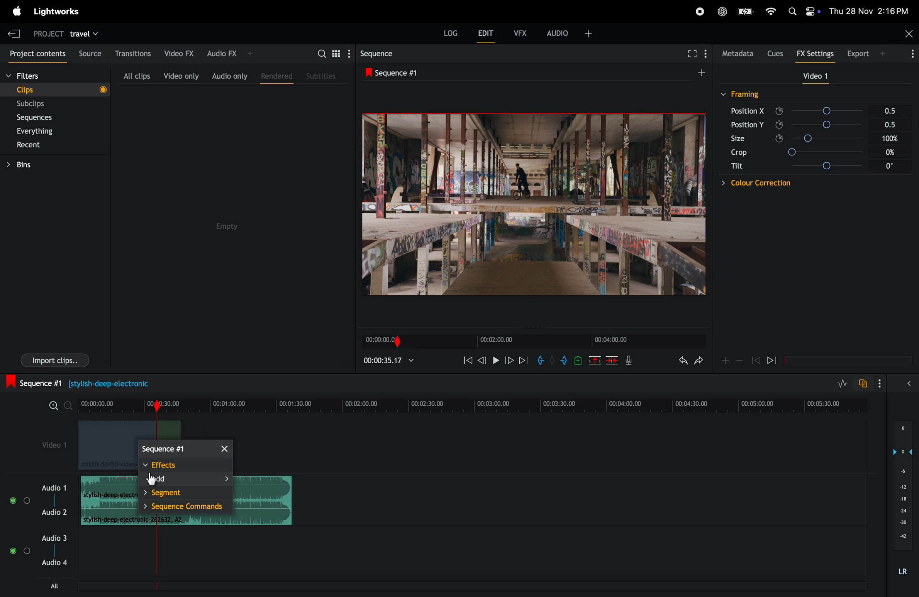 This screenshot has width=919, height=597. I want to click on transitons, so click(132, 51).